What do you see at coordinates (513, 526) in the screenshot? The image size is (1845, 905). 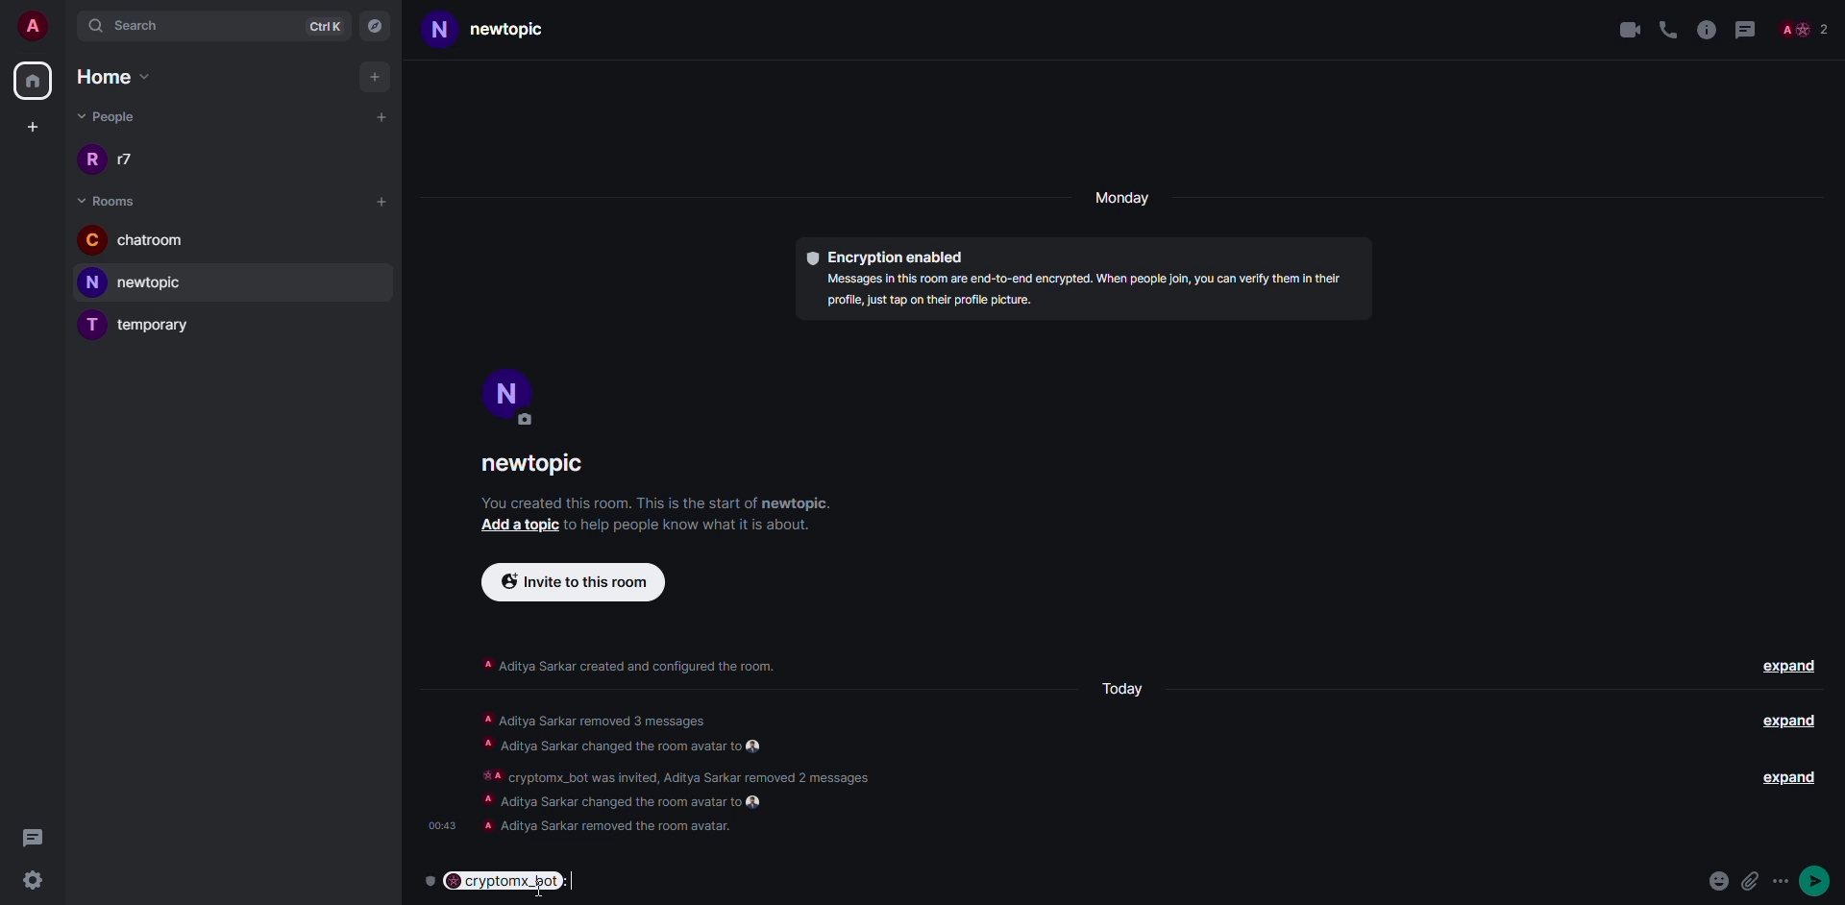 I see `add topic` at bounding box center [513, 526].